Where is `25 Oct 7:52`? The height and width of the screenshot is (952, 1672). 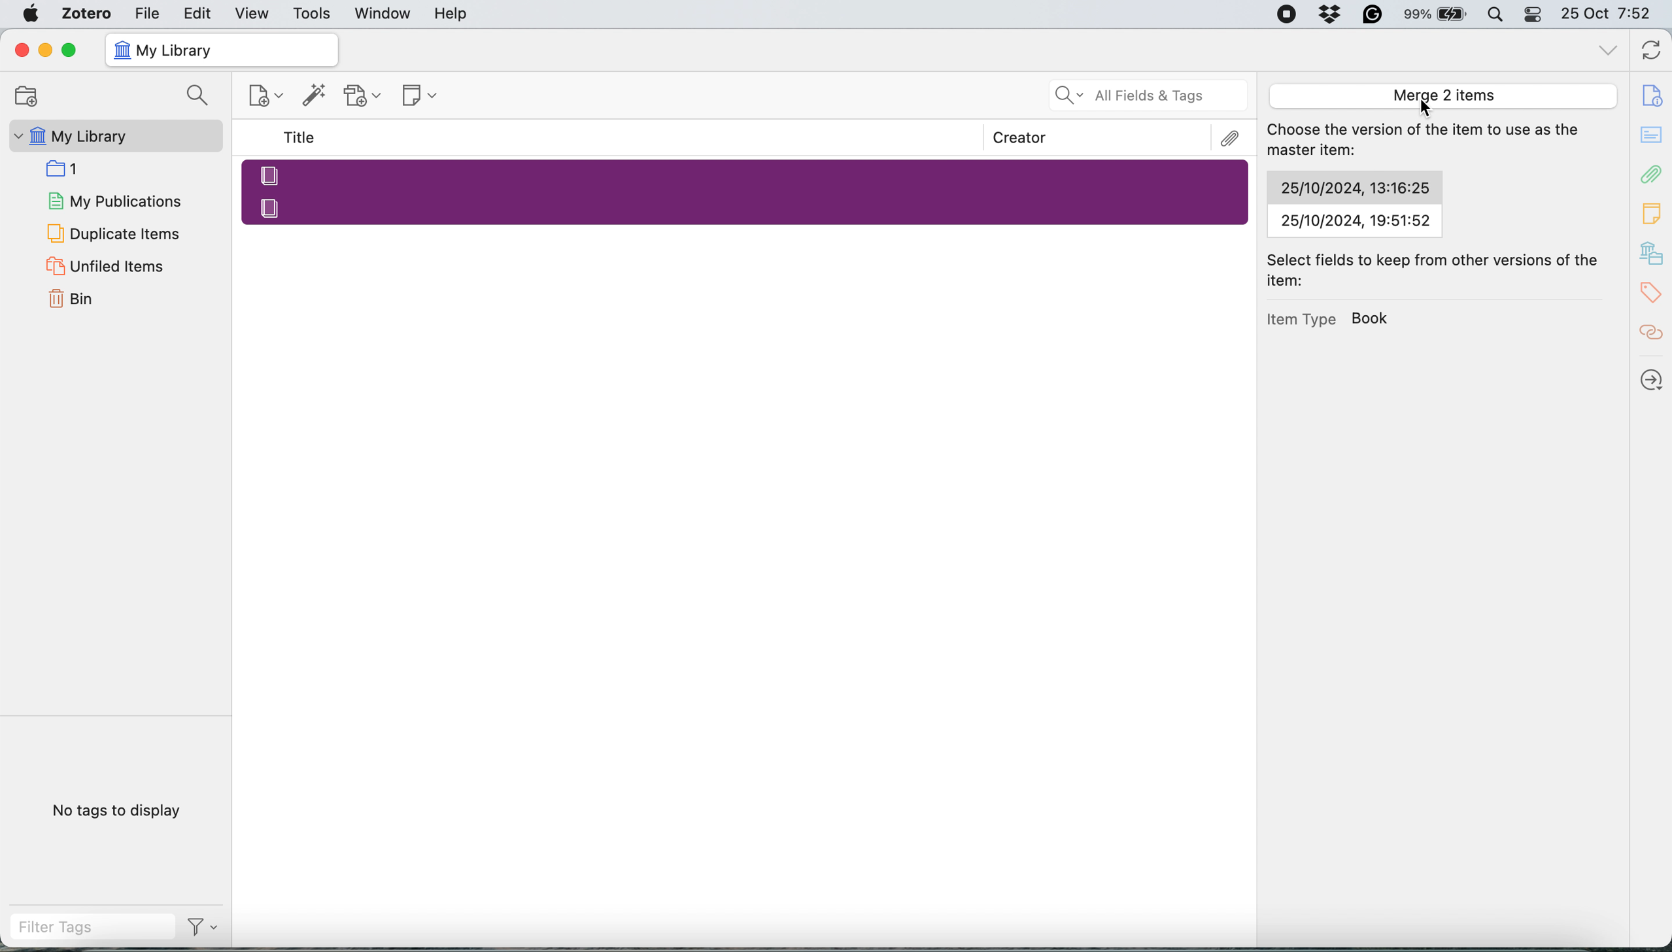 25 Oct 7:52 is located at coordinates (1612, 15).